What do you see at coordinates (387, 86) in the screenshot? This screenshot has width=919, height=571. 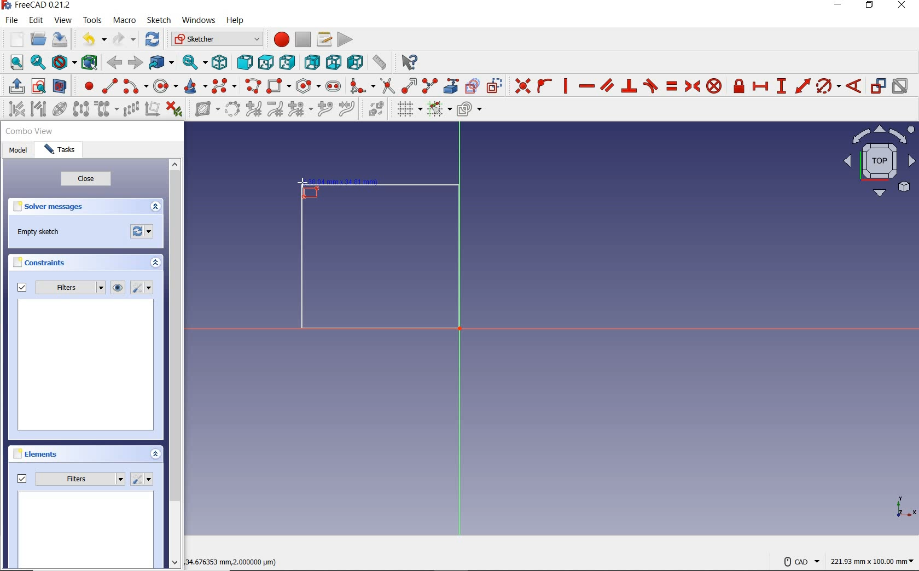 I see `trim edge` at bounding box center [387, 86].